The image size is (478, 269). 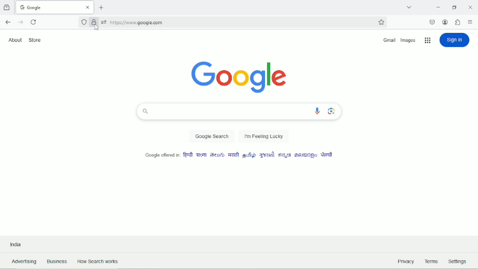 What do you see at coordinates (409, 40) in the screenshot?
I see `Images` at bounding box center [409, 40].